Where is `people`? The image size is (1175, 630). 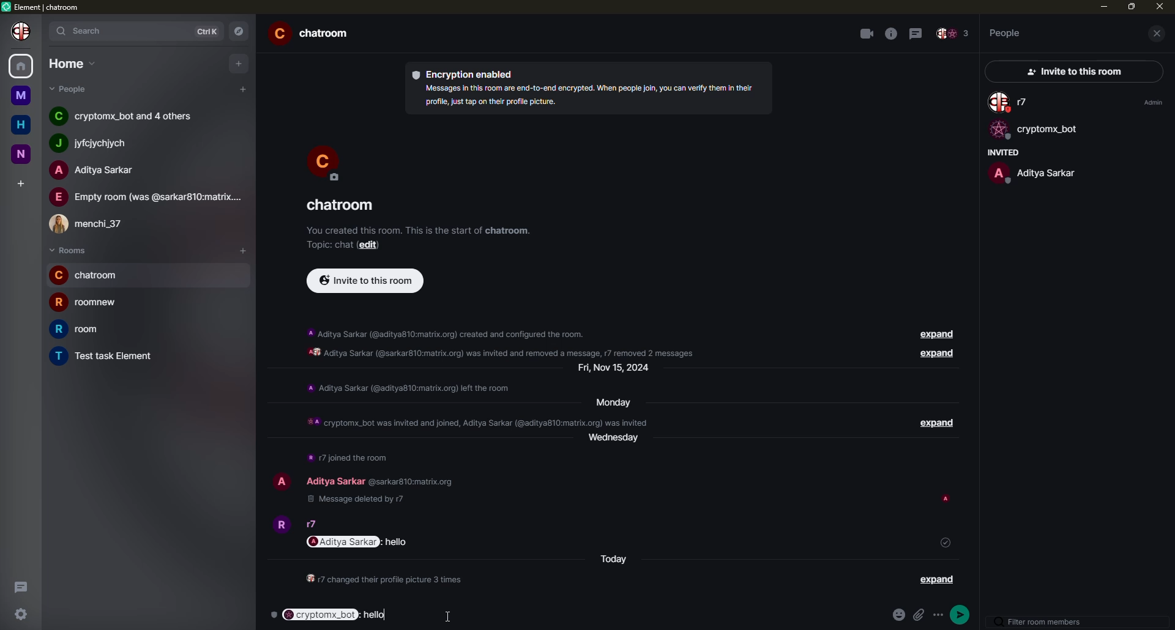
people is located at coordinates (125, 114).